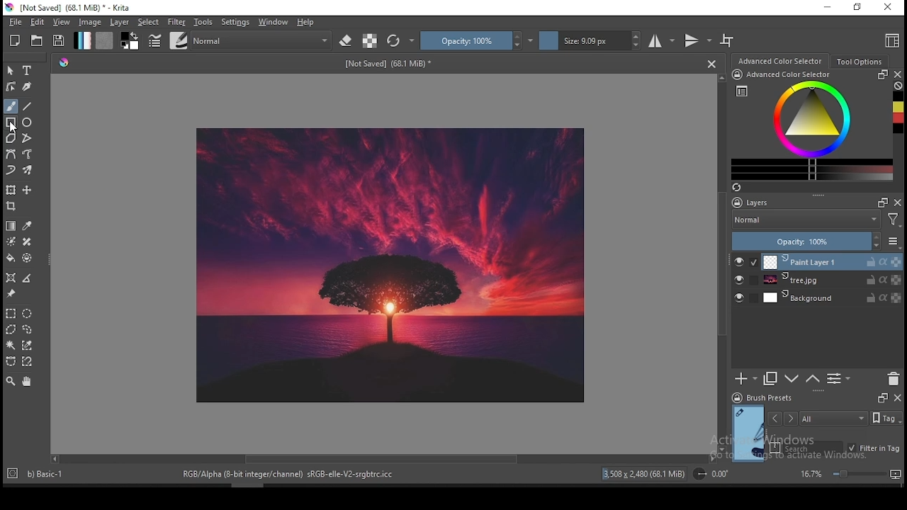 The image size is (907, 510). I want to click on filter in tag, so click(874, 447).